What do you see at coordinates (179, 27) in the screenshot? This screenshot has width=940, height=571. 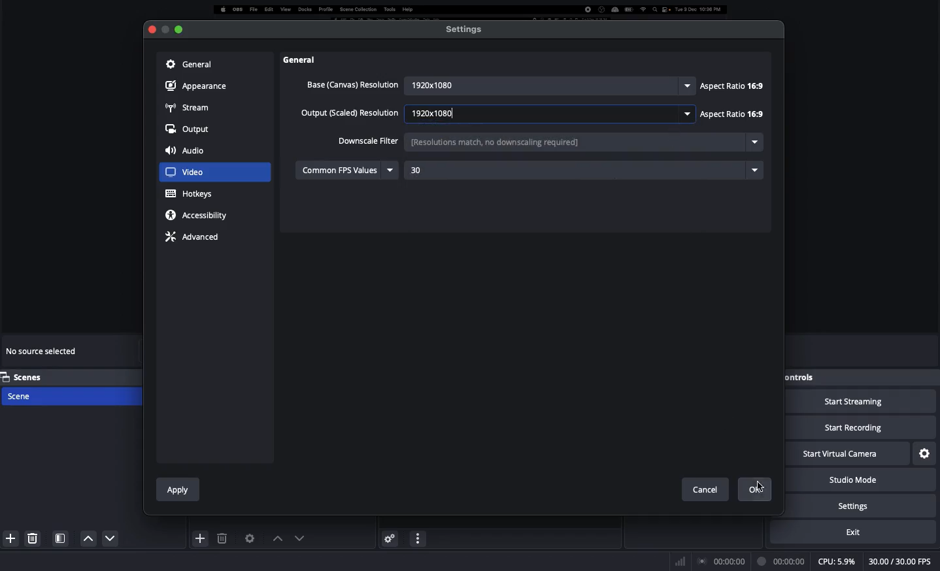 I see `minimize` at bounding box center [179, 27].